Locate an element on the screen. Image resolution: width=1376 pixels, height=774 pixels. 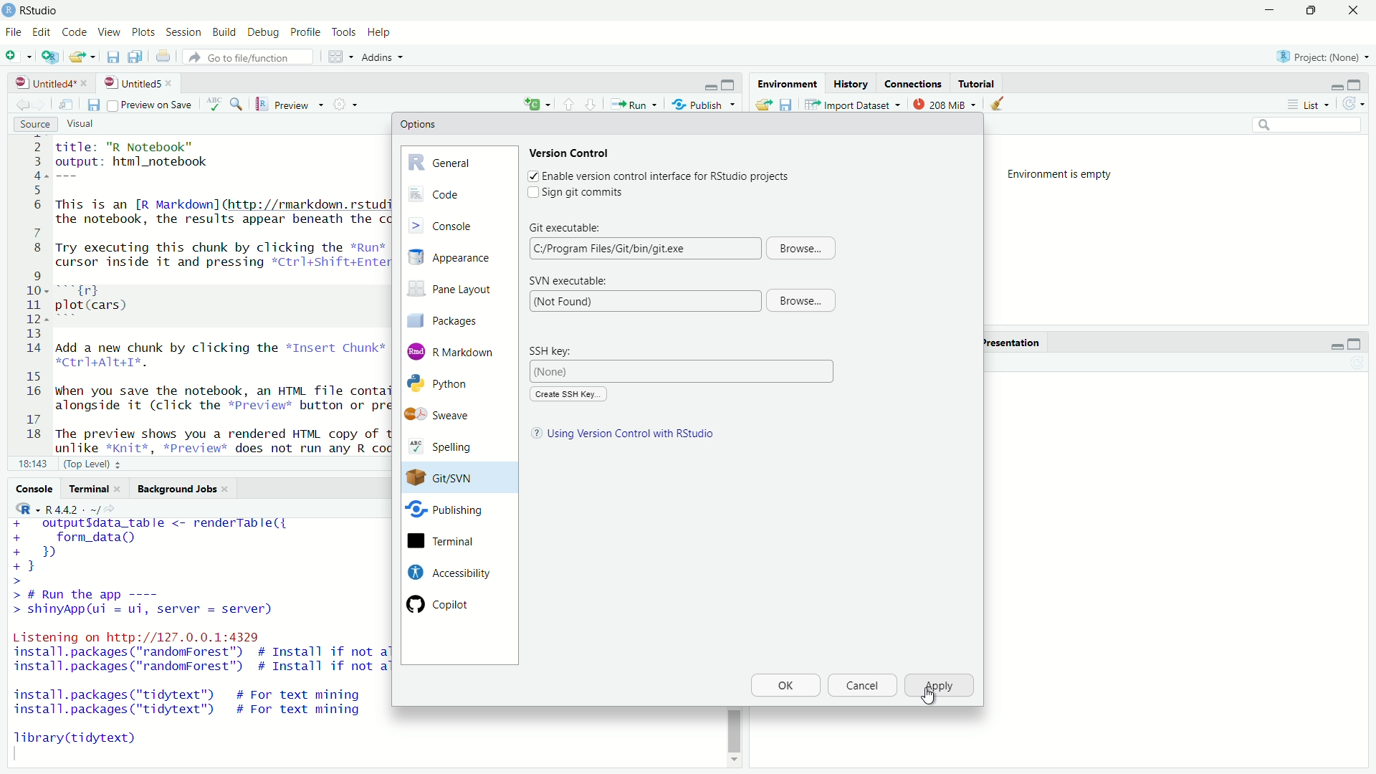
Load WorSpace is located at coordinates (763, 104).